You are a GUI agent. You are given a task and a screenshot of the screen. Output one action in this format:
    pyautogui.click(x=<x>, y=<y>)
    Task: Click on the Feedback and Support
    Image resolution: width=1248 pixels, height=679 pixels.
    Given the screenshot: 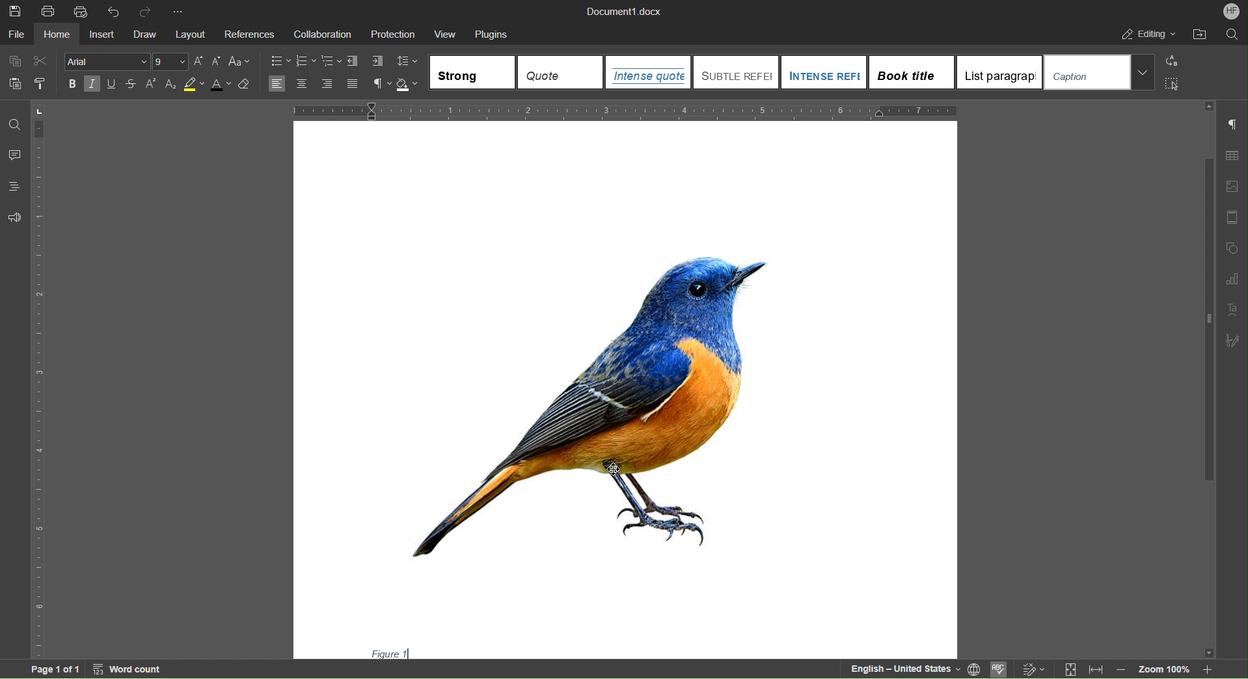 What is the action you would take?
    pyautogui.click(x=14, y=217)
    